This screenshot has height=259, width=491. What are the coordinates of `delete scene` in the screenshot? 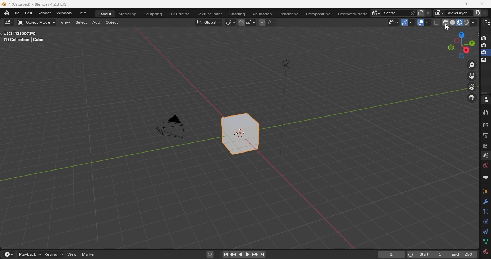 It's located at (429, 13).